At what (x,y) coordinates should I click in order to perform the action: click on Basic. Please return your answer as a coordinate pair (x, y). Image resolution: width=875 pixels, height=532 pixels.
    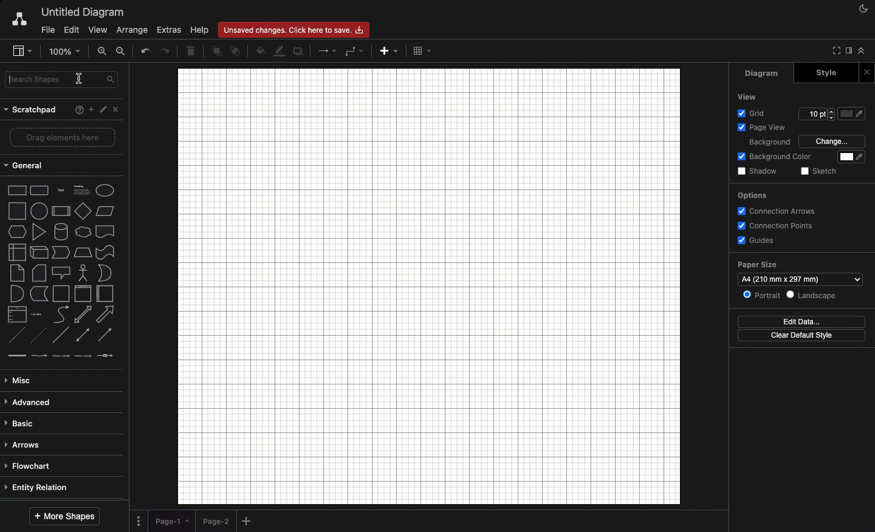
    Looking at the image, I should click on (21, 423).